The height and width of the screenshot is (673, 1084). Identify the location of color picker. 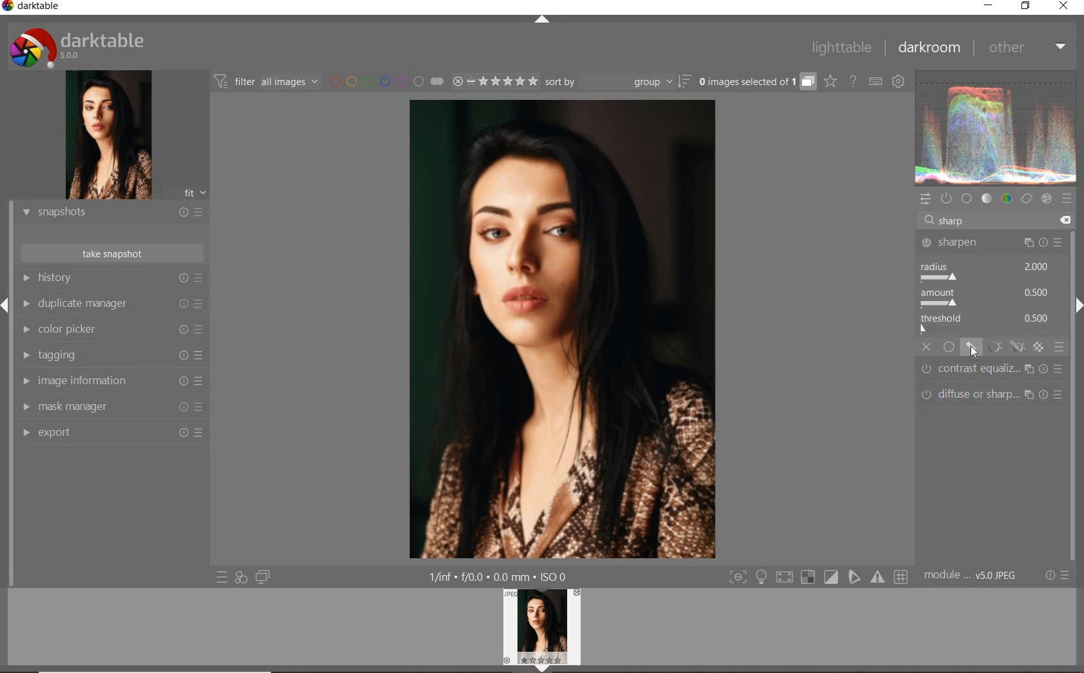
(112, 329).